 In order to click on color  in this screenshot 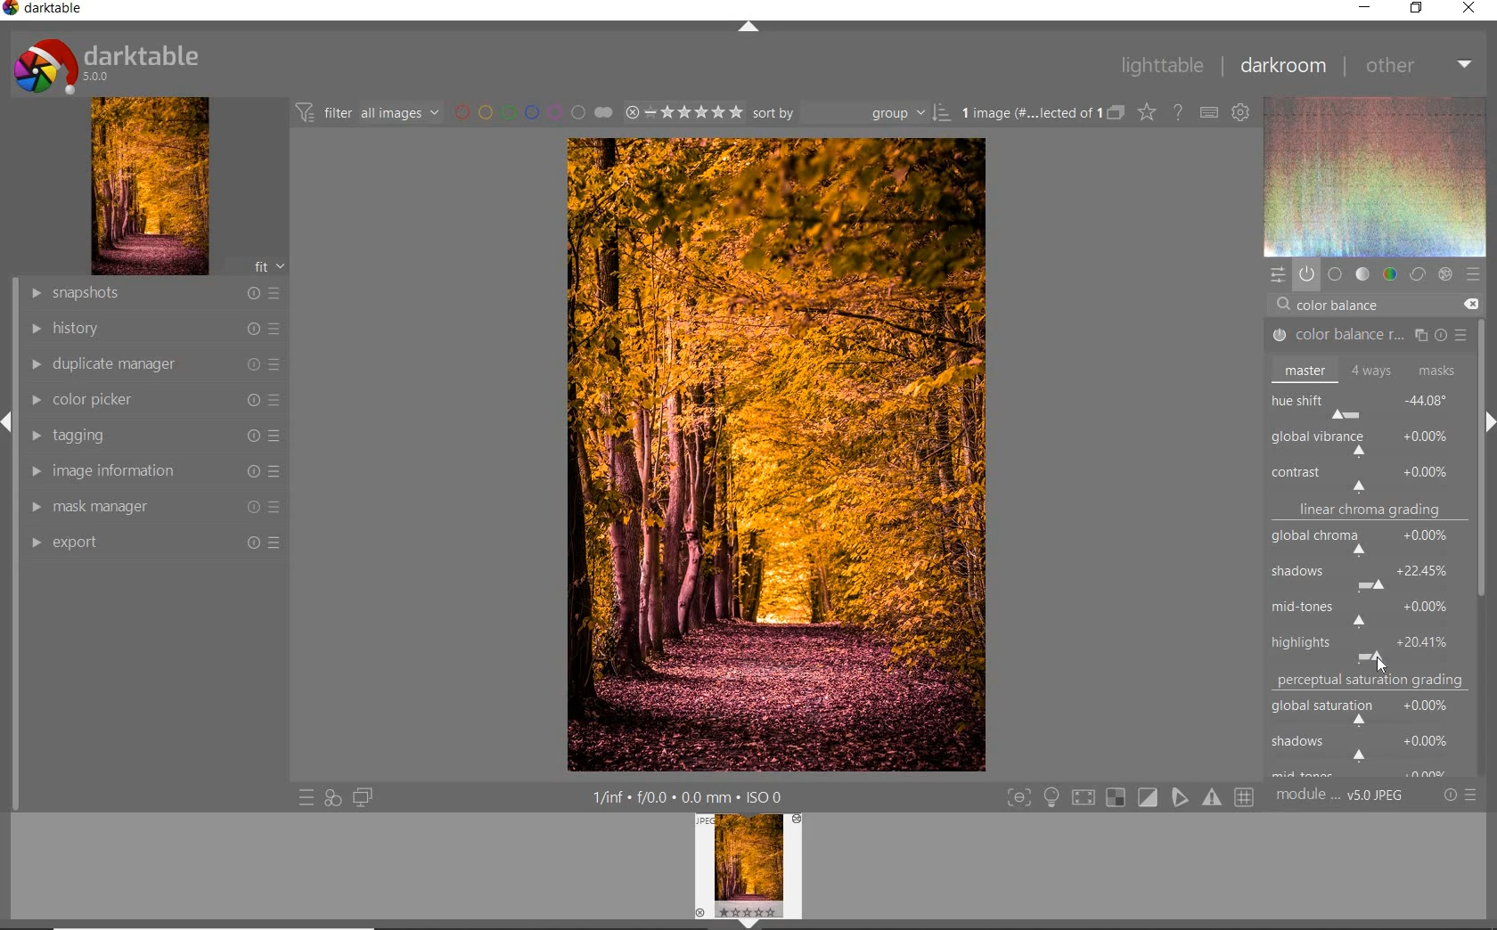, I will do `click(1388, 274)`.